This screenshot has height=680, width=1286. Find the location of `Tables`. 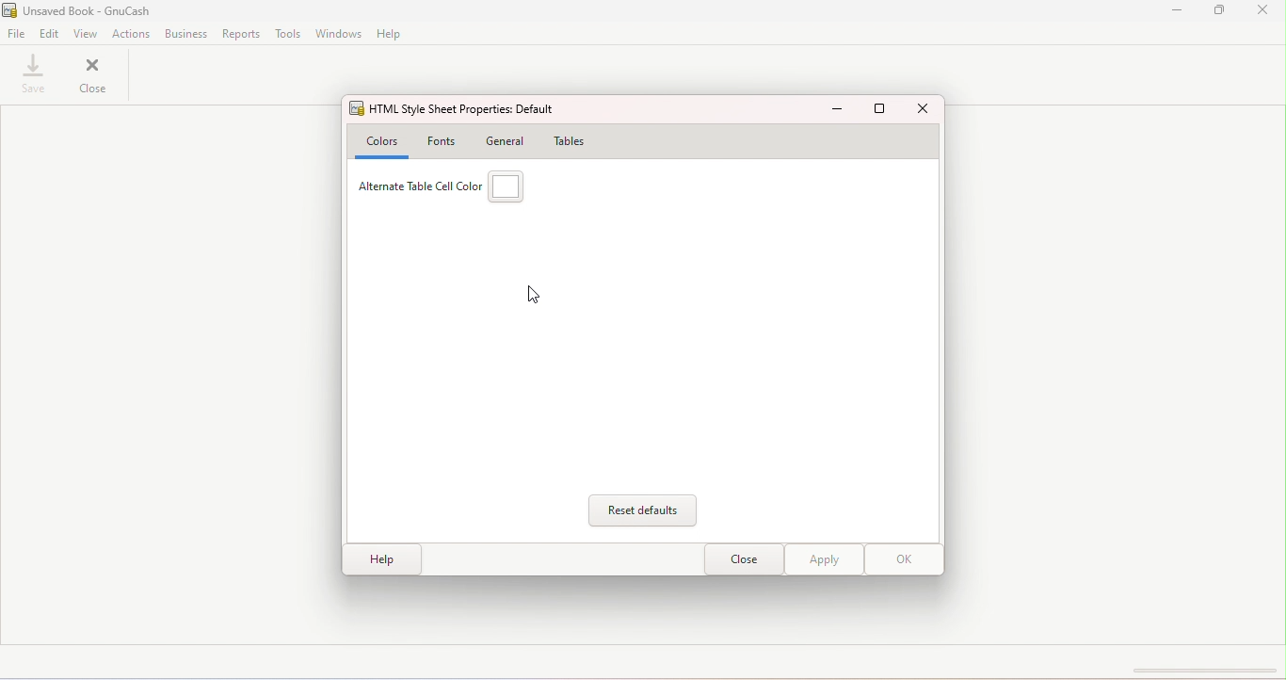

Tables is located at coordinates (569, 143).